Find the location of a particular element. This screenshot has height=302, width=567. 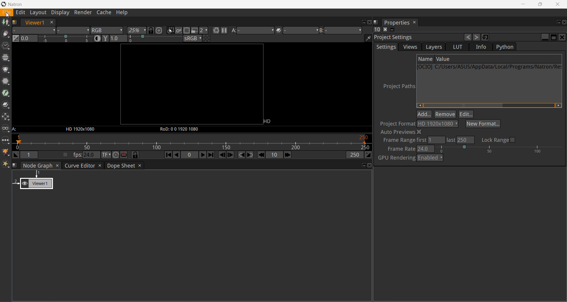

Previous Keyframe is located at coordinates (242, 155).